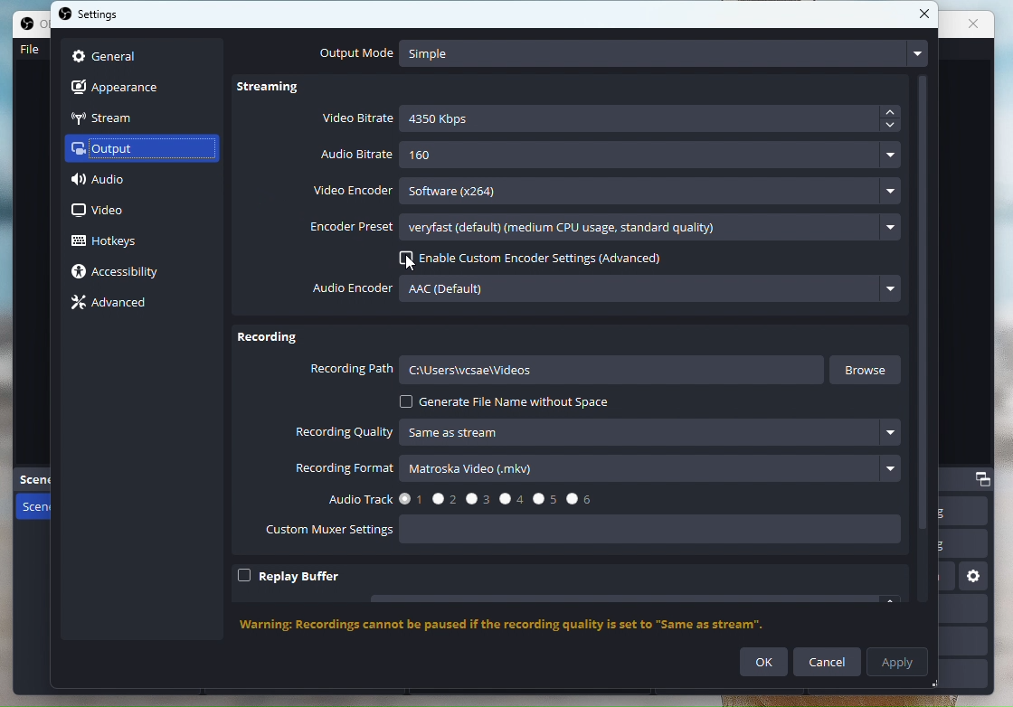 The image size is (1013, 707). Describe the element at coordinates (289, 576) in the screenshot. I see `Replay Buffer` at that location.